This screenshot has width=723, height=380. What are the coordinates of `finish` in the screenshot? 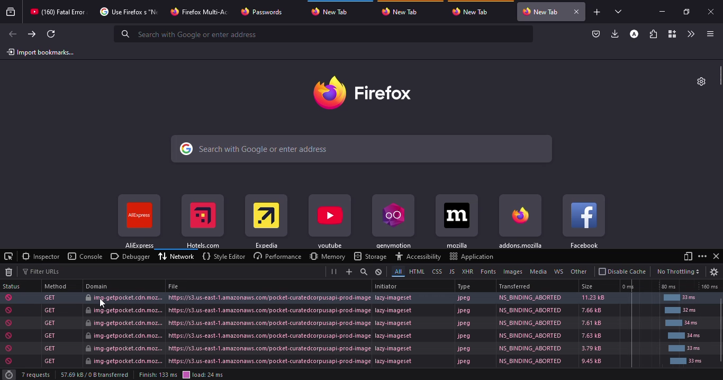 It's located at (158, 374).